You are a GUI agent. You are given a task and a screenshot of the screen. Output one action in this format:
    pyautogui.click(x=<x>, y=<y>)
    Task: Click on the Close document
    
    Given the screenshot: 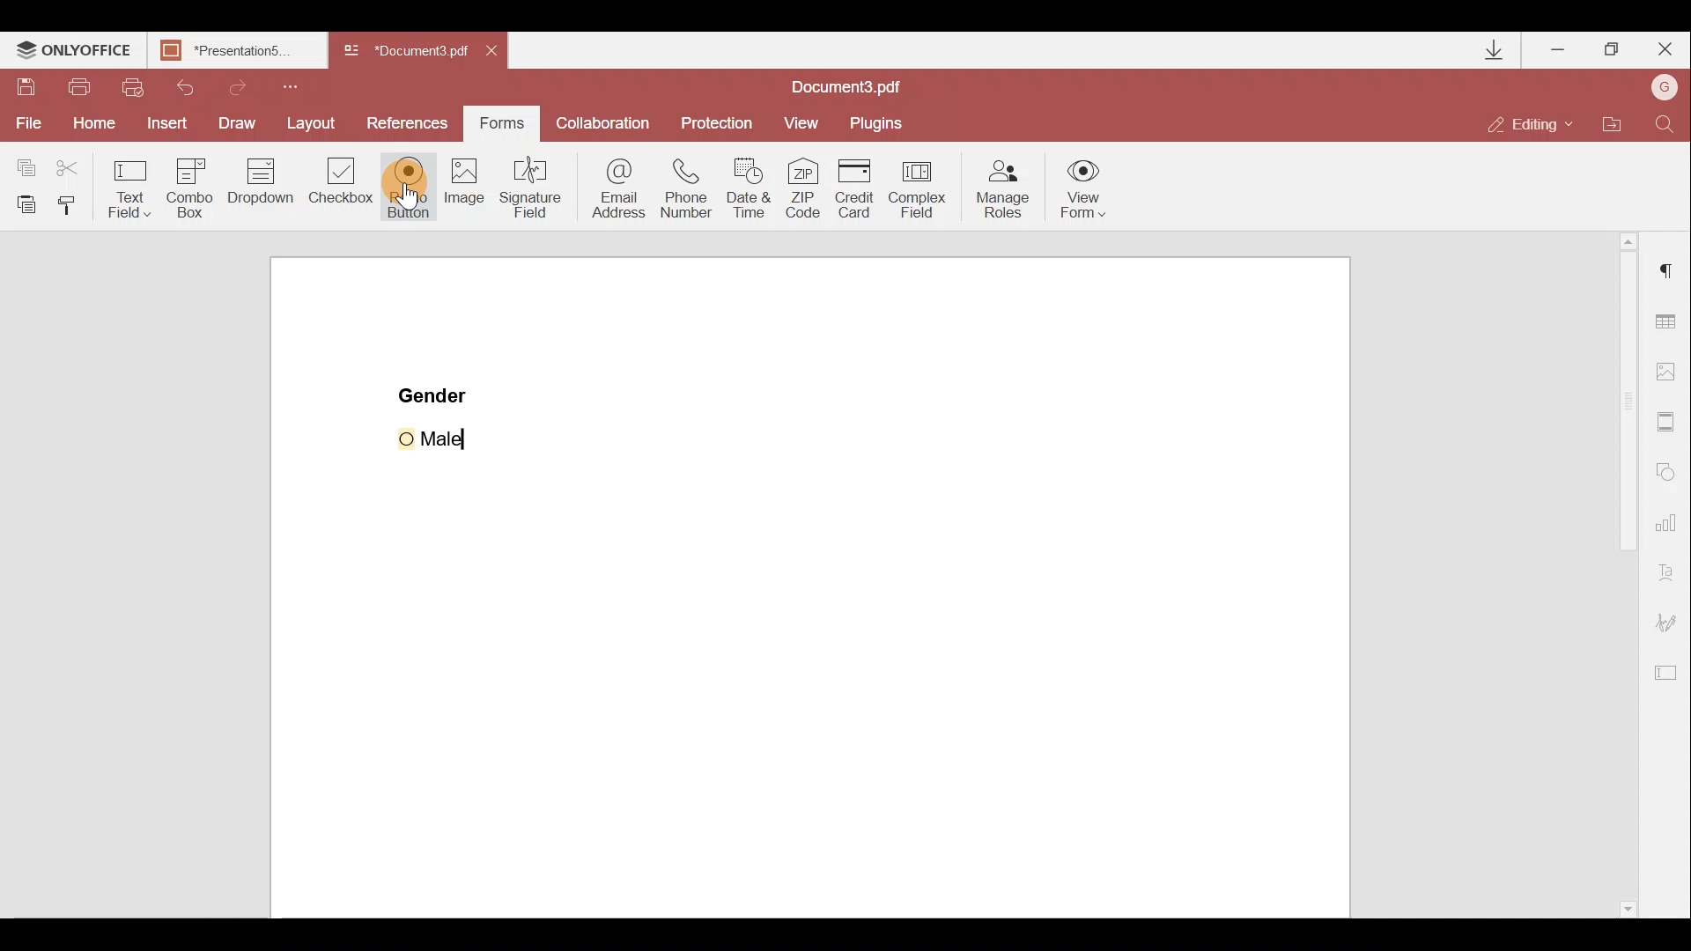 What is the action you would take?
    pyautogui.click(x=496, y=53)
    